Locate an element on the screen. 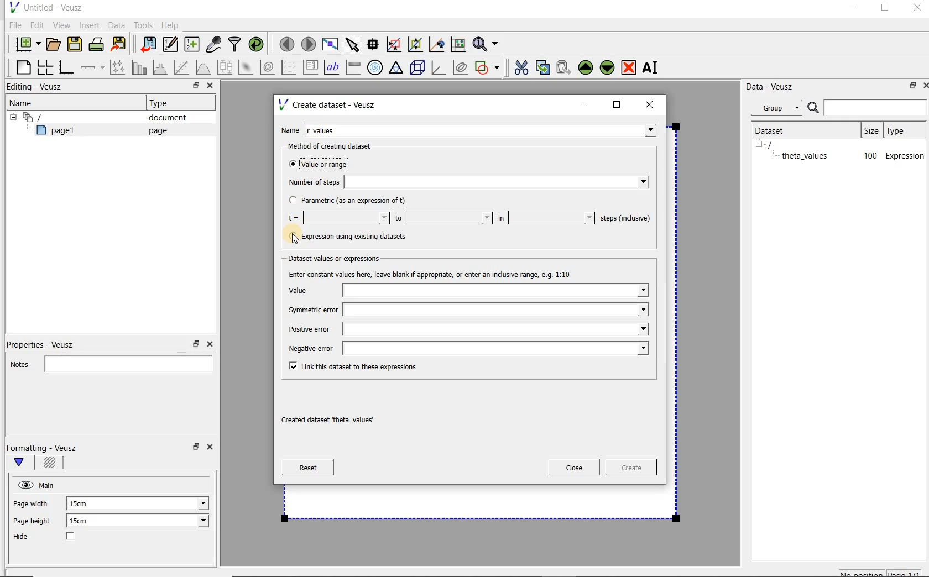 Image resolution: width=929 pixels, height=577 pixels. Reset is located at coordinates (307, 468).